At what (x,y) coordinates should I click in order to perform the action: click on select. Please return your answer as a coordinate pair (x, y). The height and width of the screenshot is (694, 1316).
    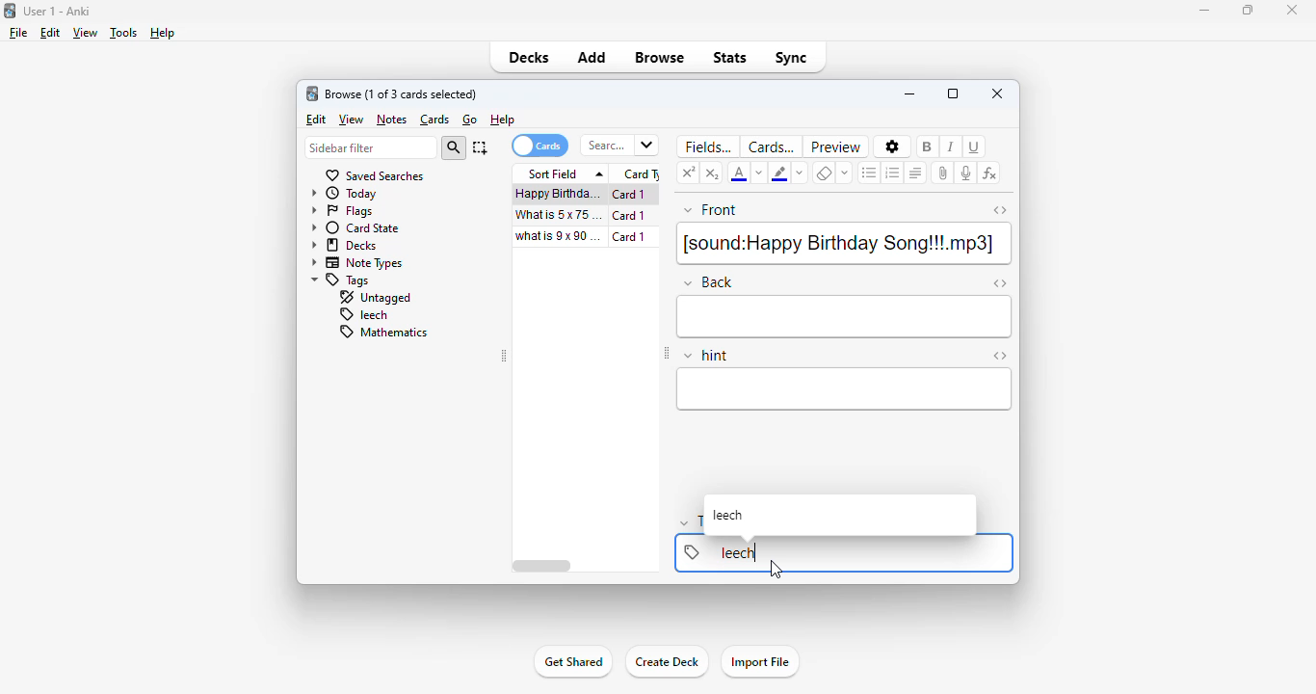
    Looking at the image, I should click on (480, 147).